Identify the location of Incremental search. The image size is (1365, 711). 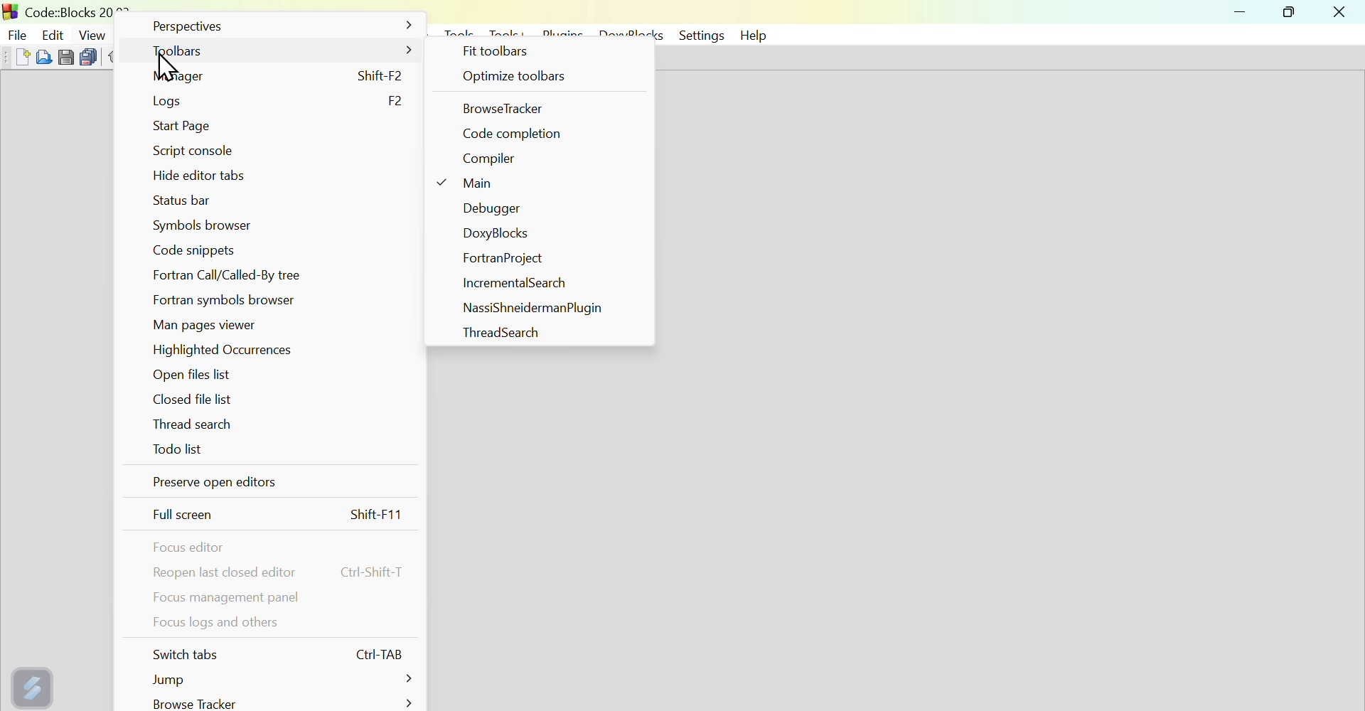
(518, 285).